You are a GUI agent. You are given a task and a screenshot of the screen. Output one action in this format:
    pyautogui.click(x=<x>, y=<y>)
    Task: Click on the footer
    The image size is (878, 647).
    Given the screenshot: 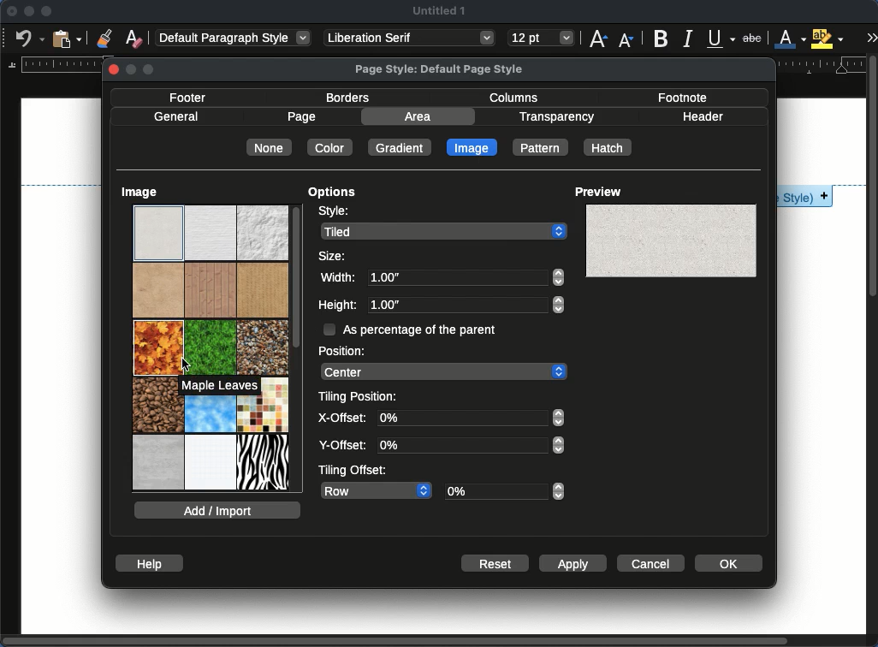 What is the action you would take?
    pyautogui.click(x=190, y=98)
    